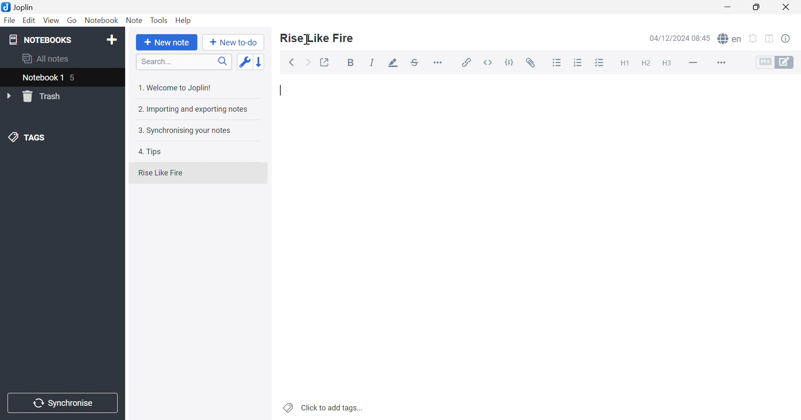  I want to click on Add notebook, so click(113, 39).